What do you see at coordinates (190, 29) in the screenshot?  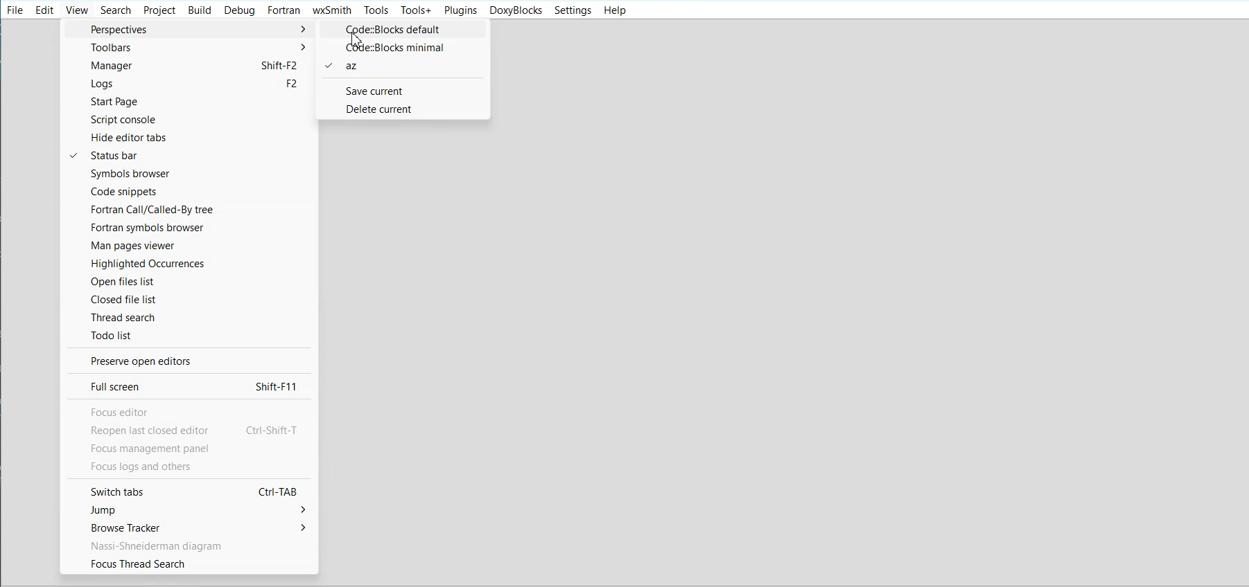 I see `Perspective` at bounding box center [190, 29].